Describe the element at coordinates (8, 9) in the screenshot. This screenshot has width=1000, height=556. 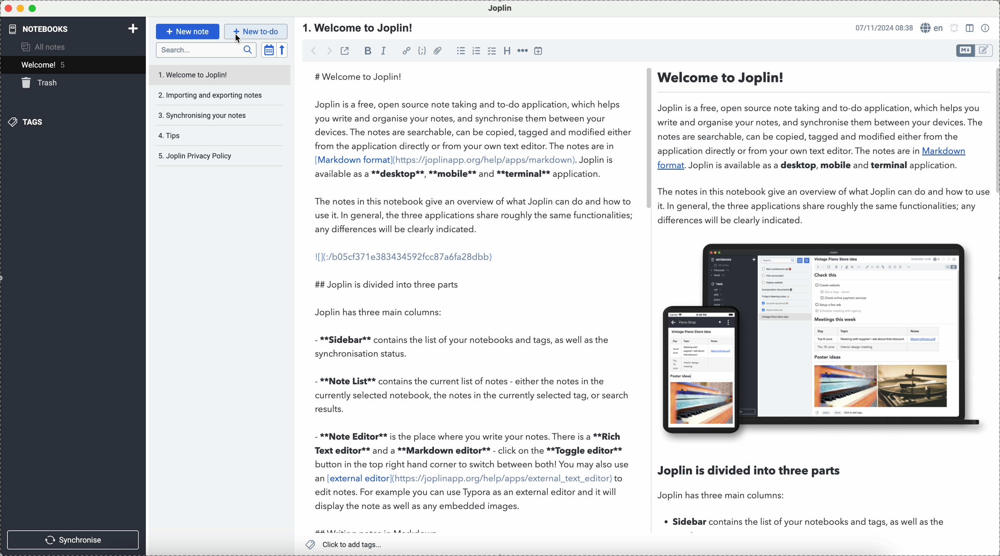
I see `close` at that location.